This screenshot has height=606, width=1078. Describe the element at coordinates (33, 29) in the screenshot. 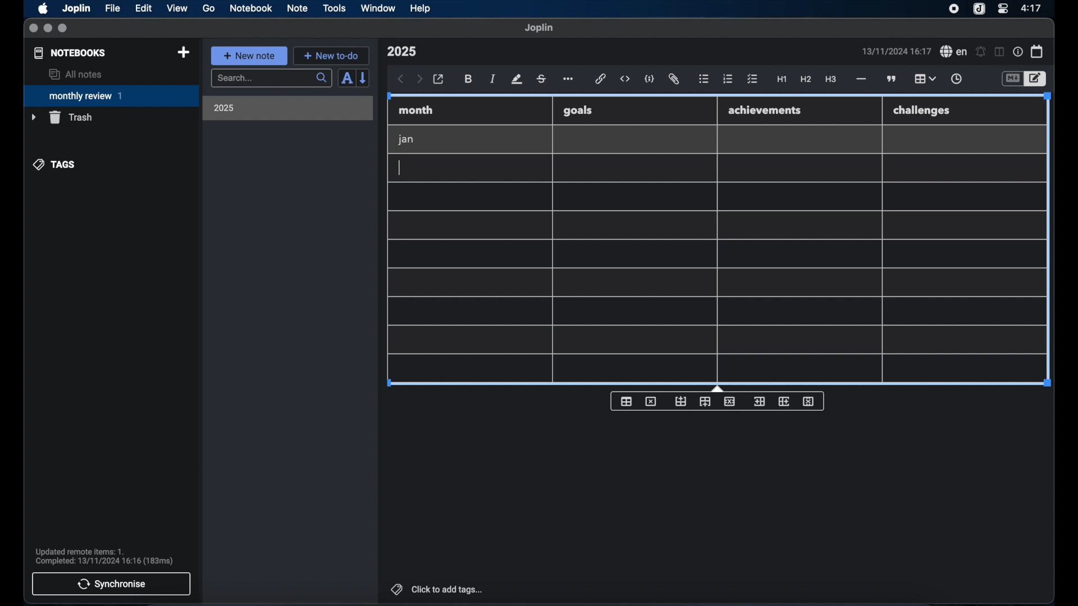

I see `close` at that location.